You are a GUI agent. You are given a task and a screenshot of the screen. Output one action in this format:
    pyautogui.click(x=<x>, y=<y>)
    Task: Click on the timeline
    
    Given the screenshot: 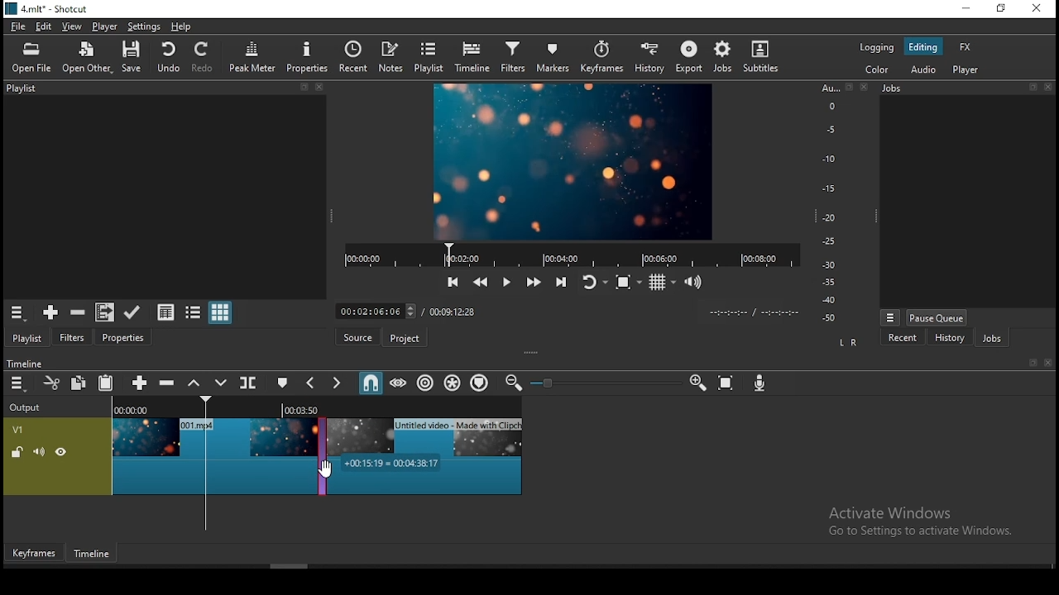 What is the action you would take?
    pyautogui.click(x=92, y=554)
    